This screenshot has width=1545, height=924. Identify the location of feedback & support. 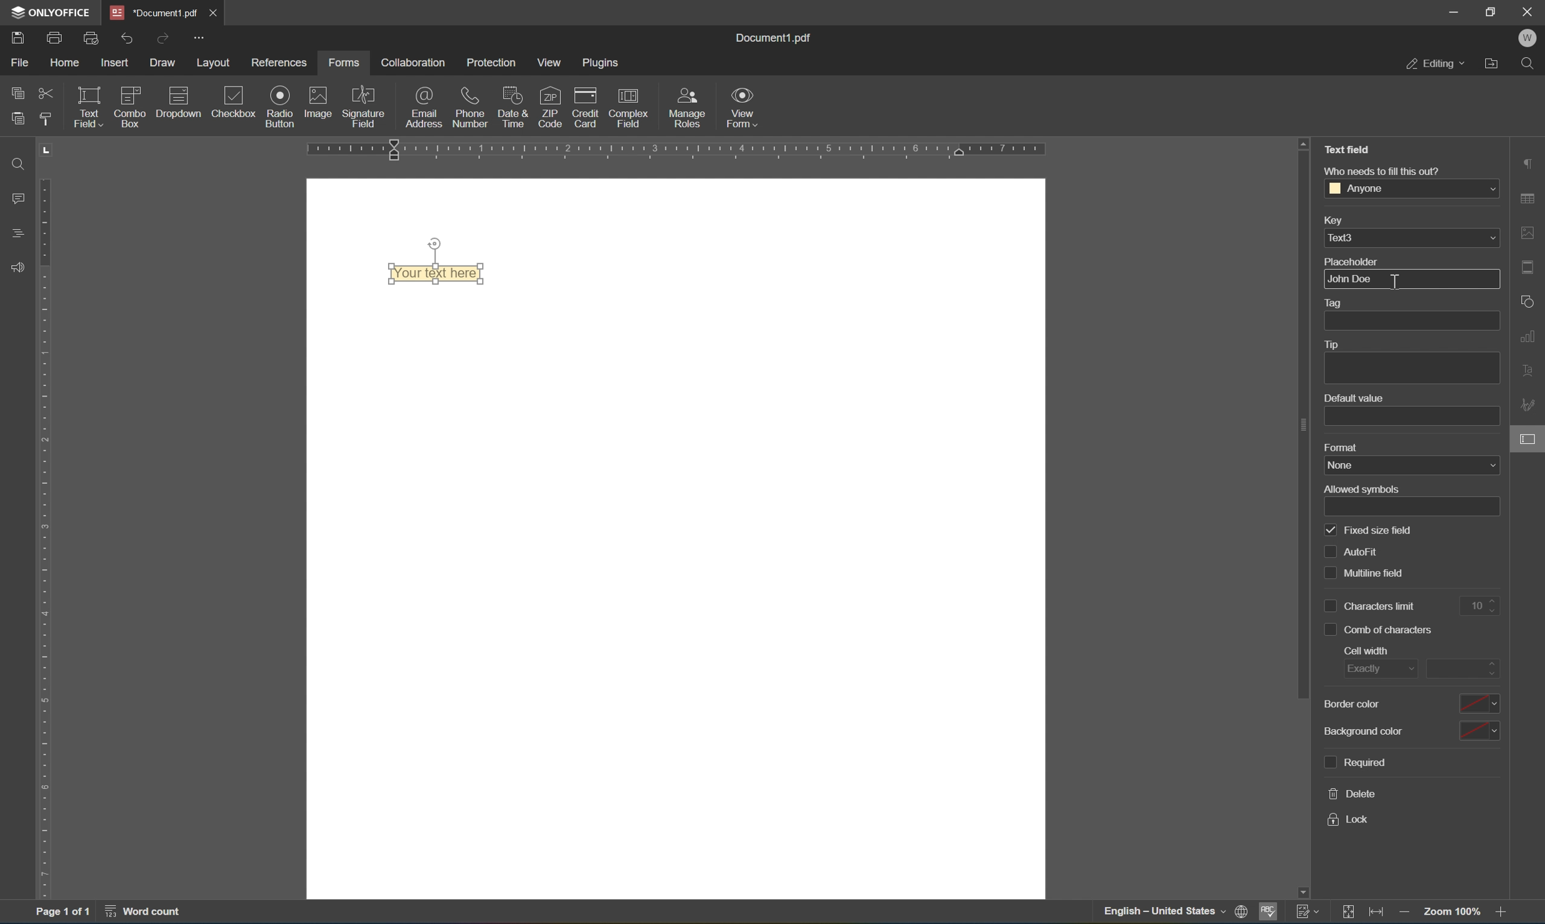
(21, 266).